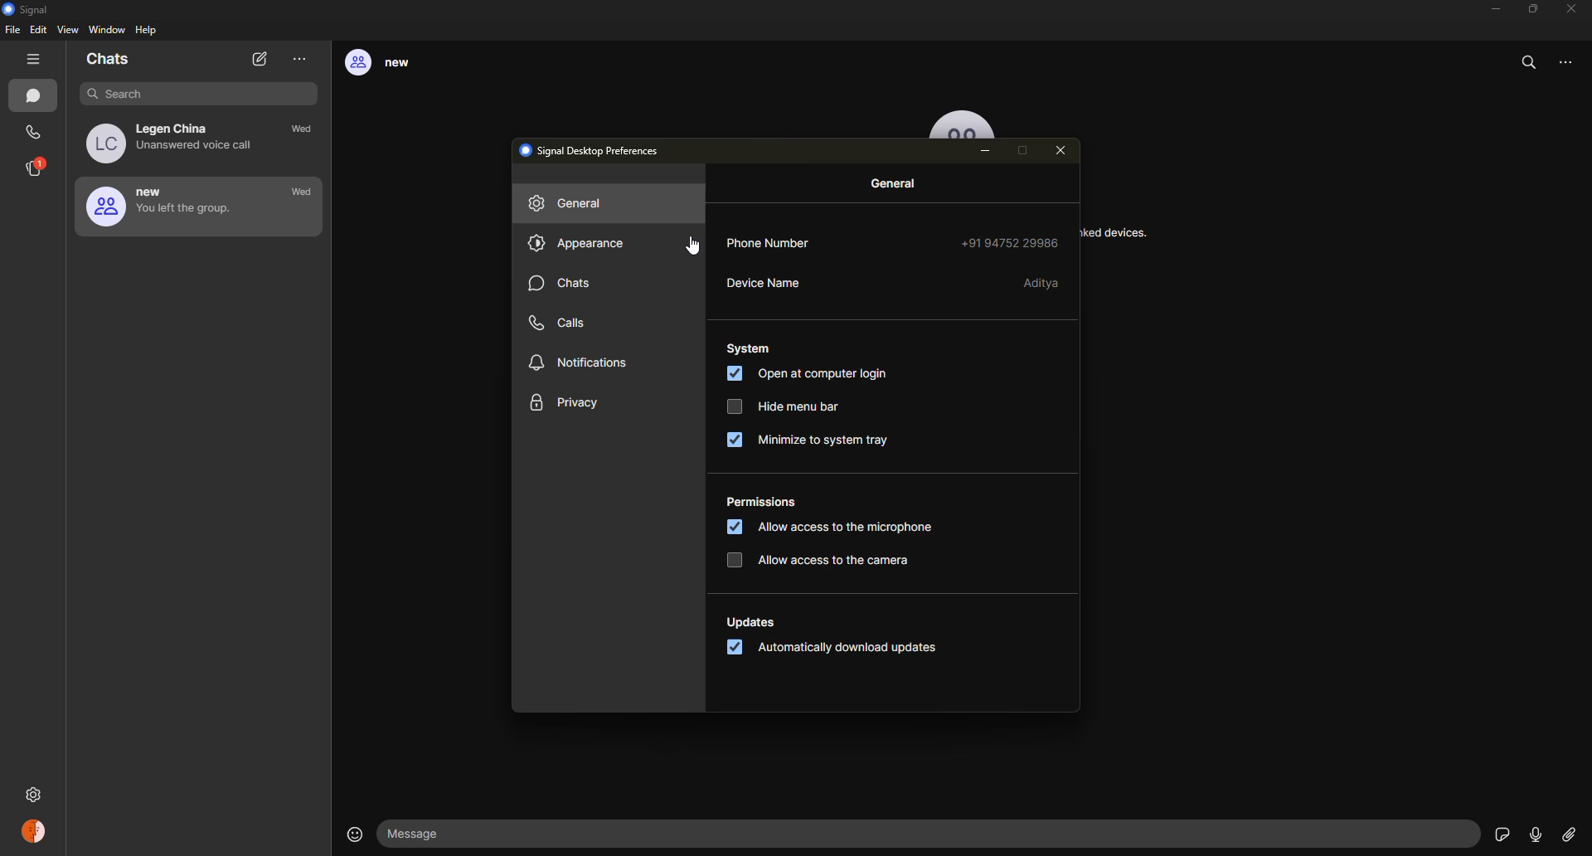  Describe the element at coordinates (681, 246) in the screenshot. I see `pointer cursor` at that location.